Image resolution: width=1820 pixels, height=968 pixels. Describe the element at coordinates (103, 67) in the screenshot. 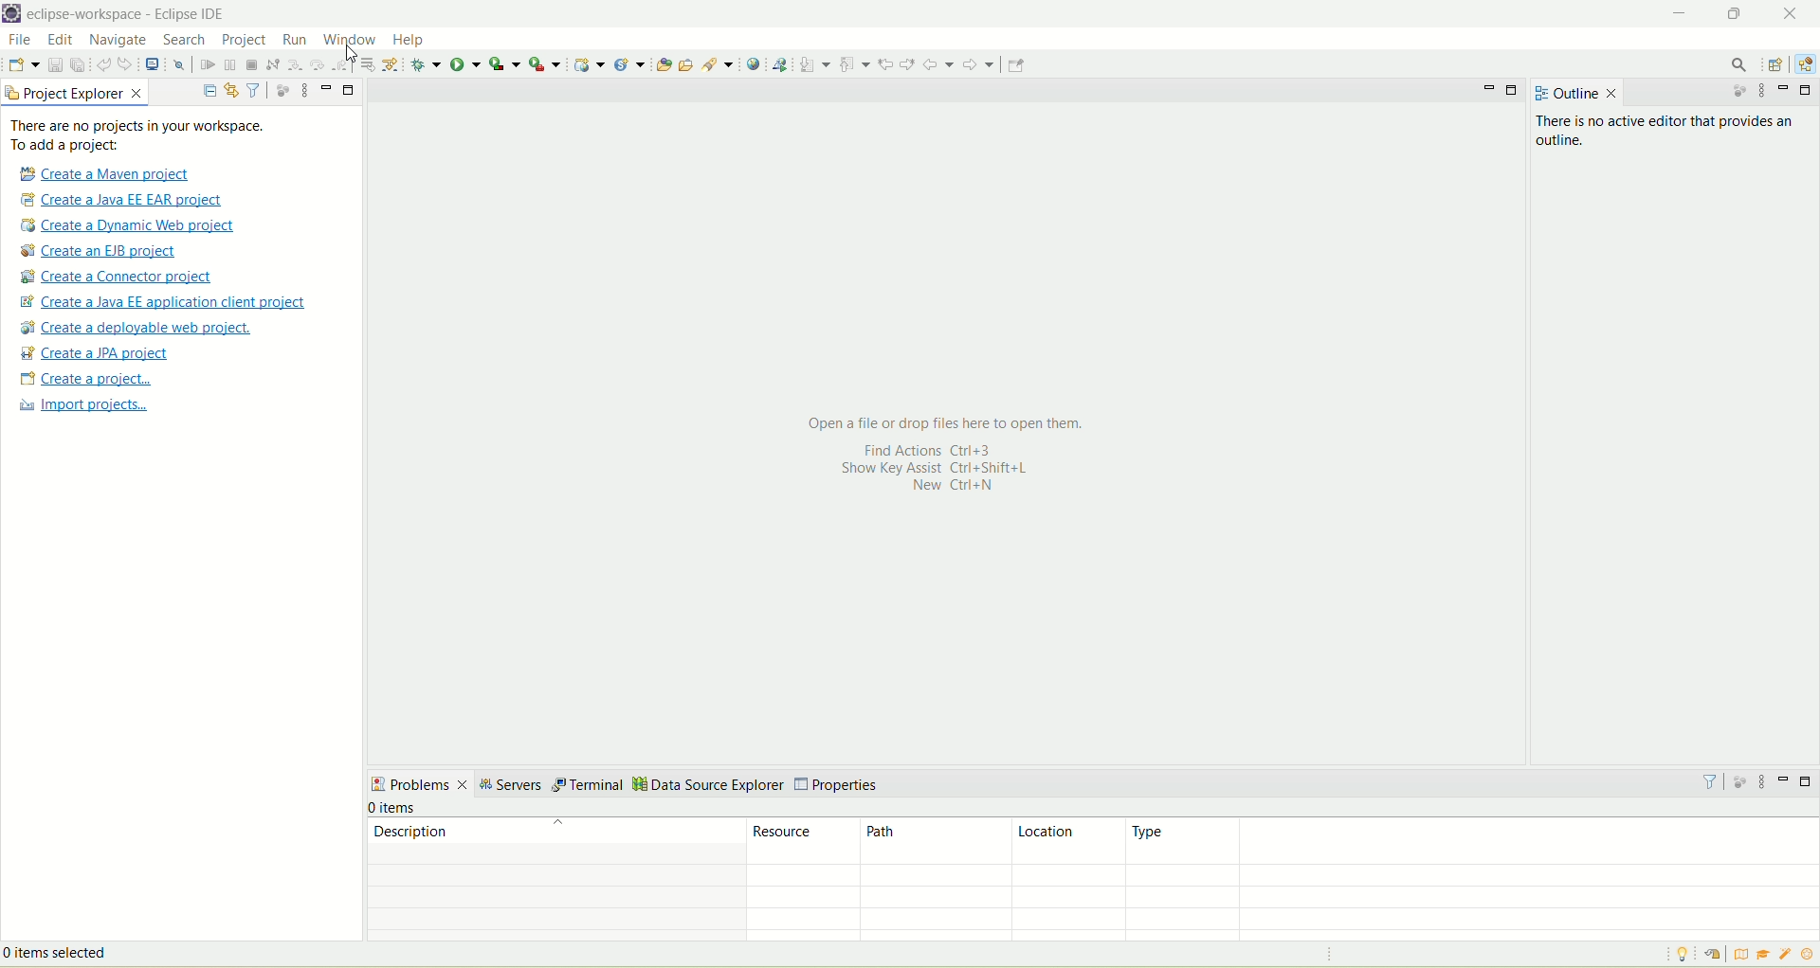

I see `undo` at that location.